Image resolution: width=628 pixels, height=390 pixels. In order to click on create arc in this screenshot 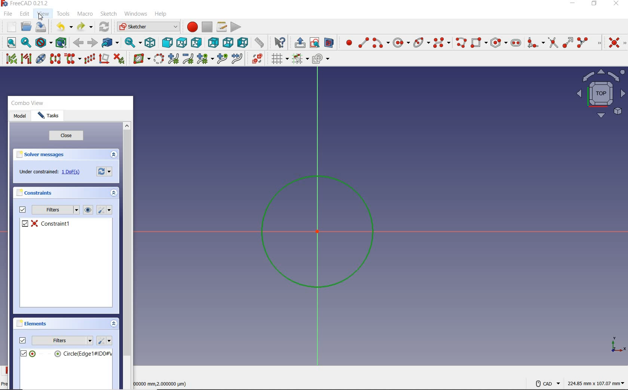, I will do `click(381, 43)`.